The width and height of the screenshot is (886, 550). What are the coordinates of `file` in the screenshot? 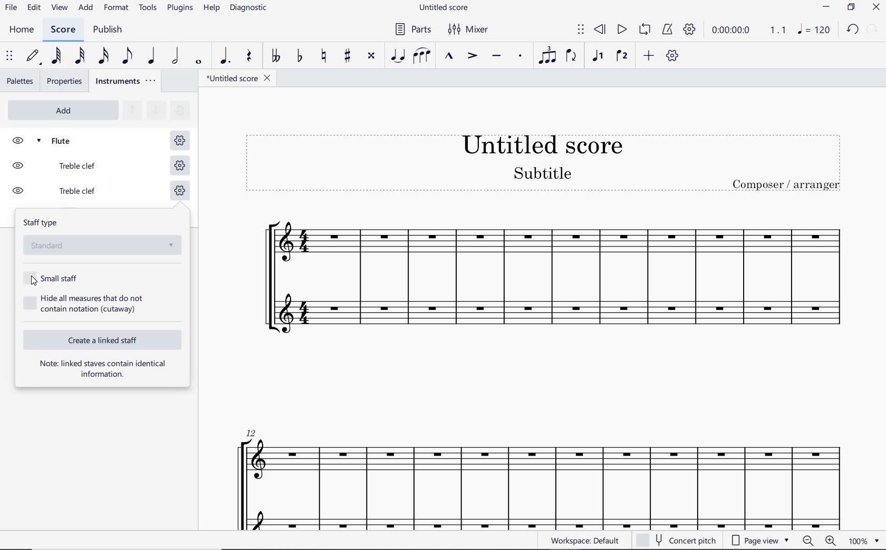 It's located at (12, 10).